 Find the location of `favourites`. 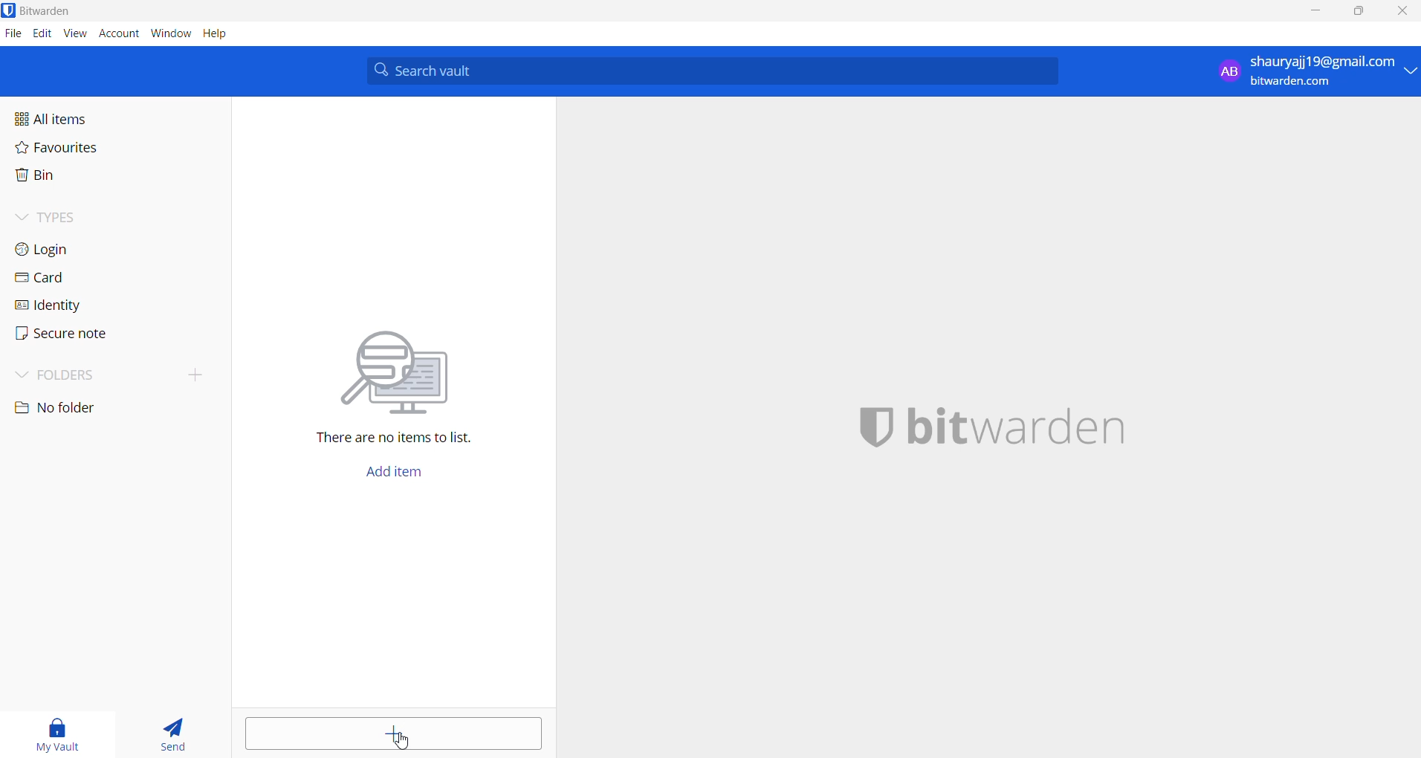

favourites is located at coordinates (82, 152).